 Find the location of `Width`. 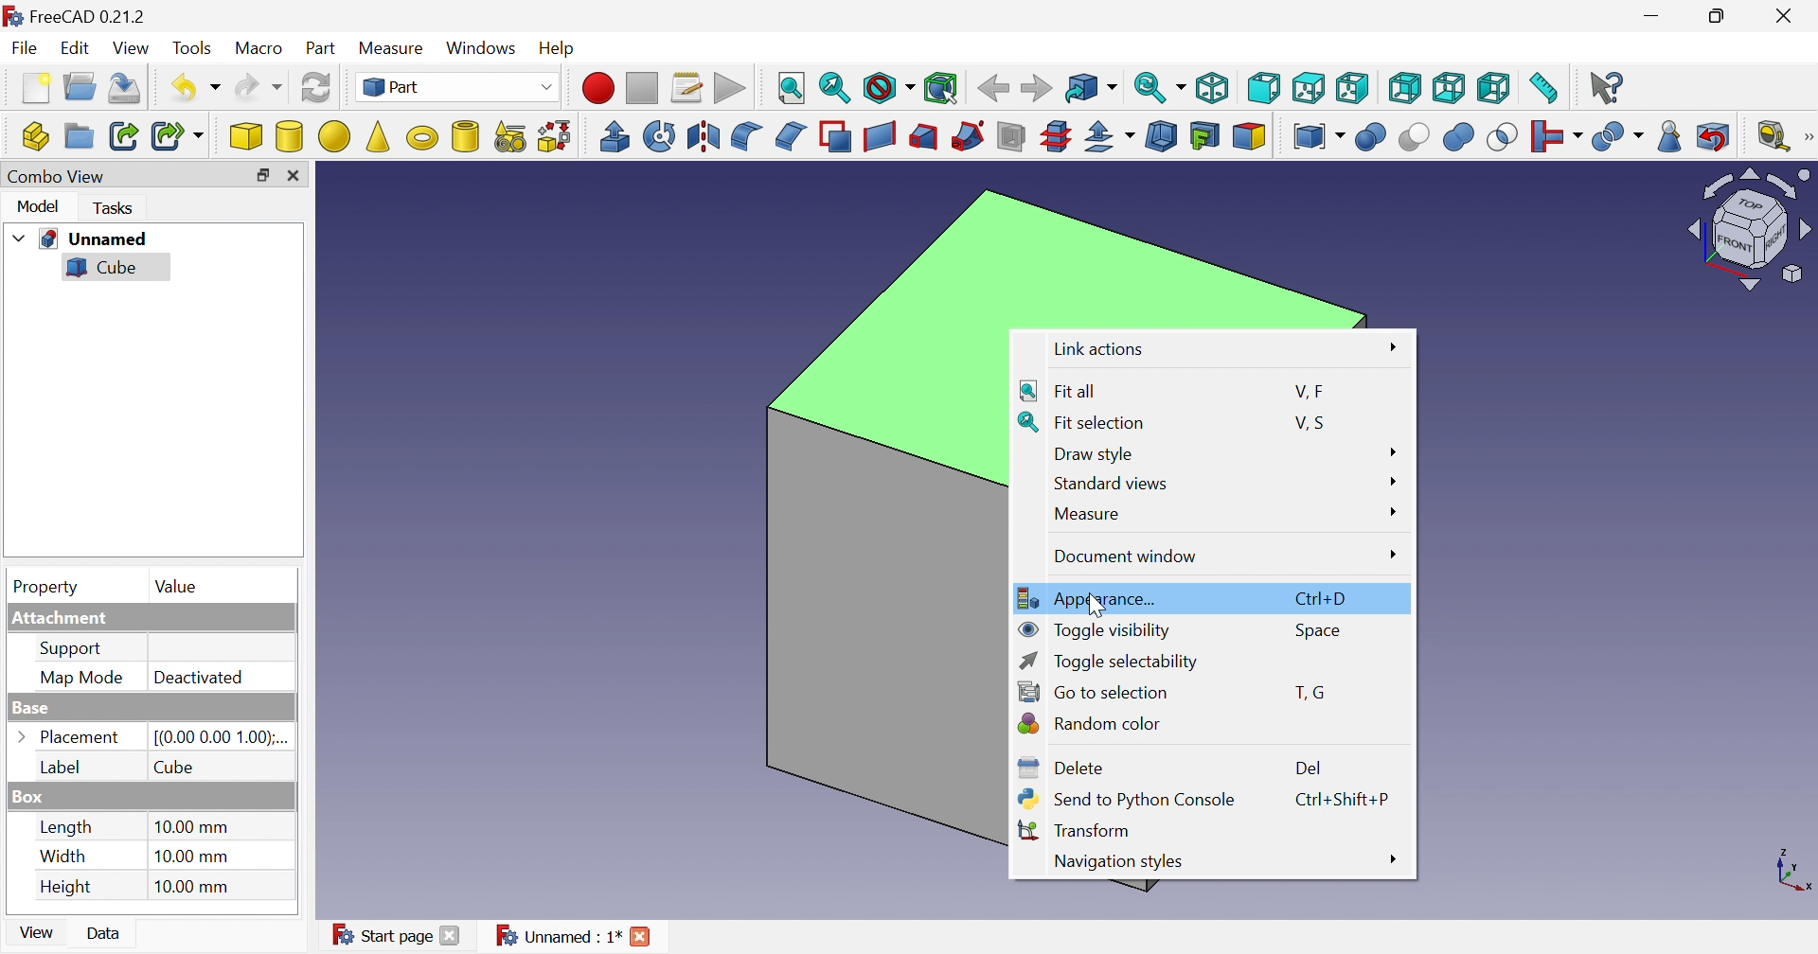

Width is located at coordinates (63, 858).